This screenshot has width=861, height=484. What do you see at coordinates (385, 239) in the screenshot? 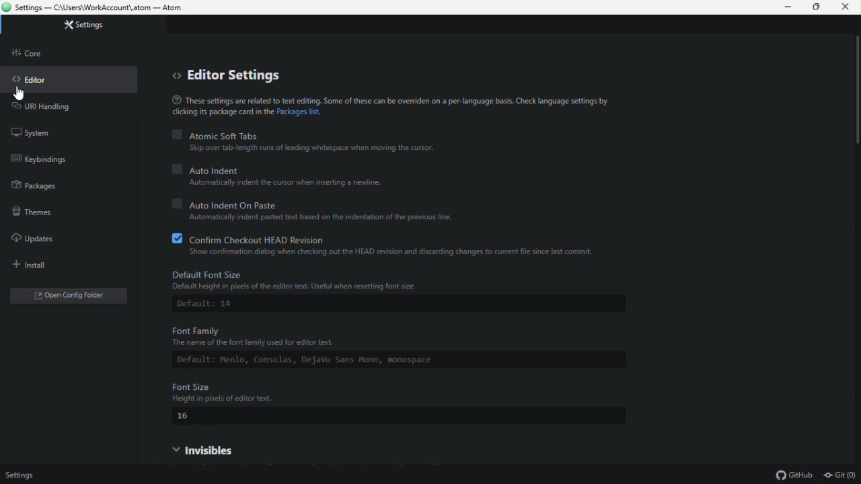
I see `confirm check out head revision` at bounding box center [385, 239].